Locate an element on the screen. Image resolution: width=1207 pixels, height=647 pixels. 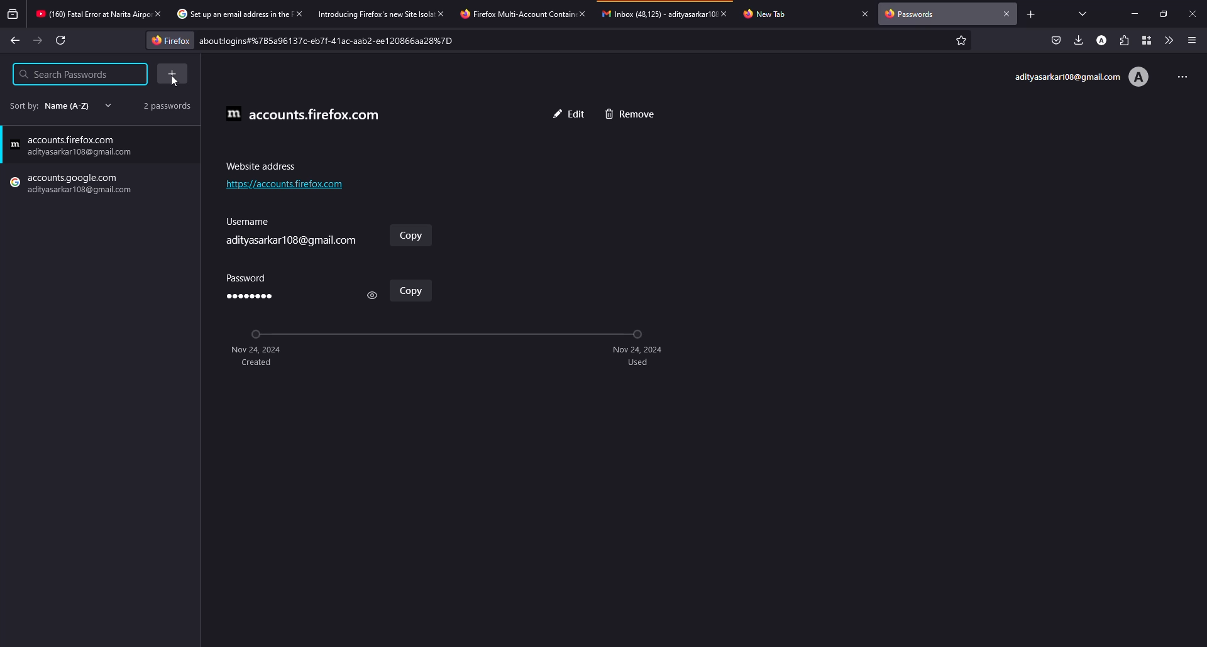
close is located at coordinates (1193, 13).